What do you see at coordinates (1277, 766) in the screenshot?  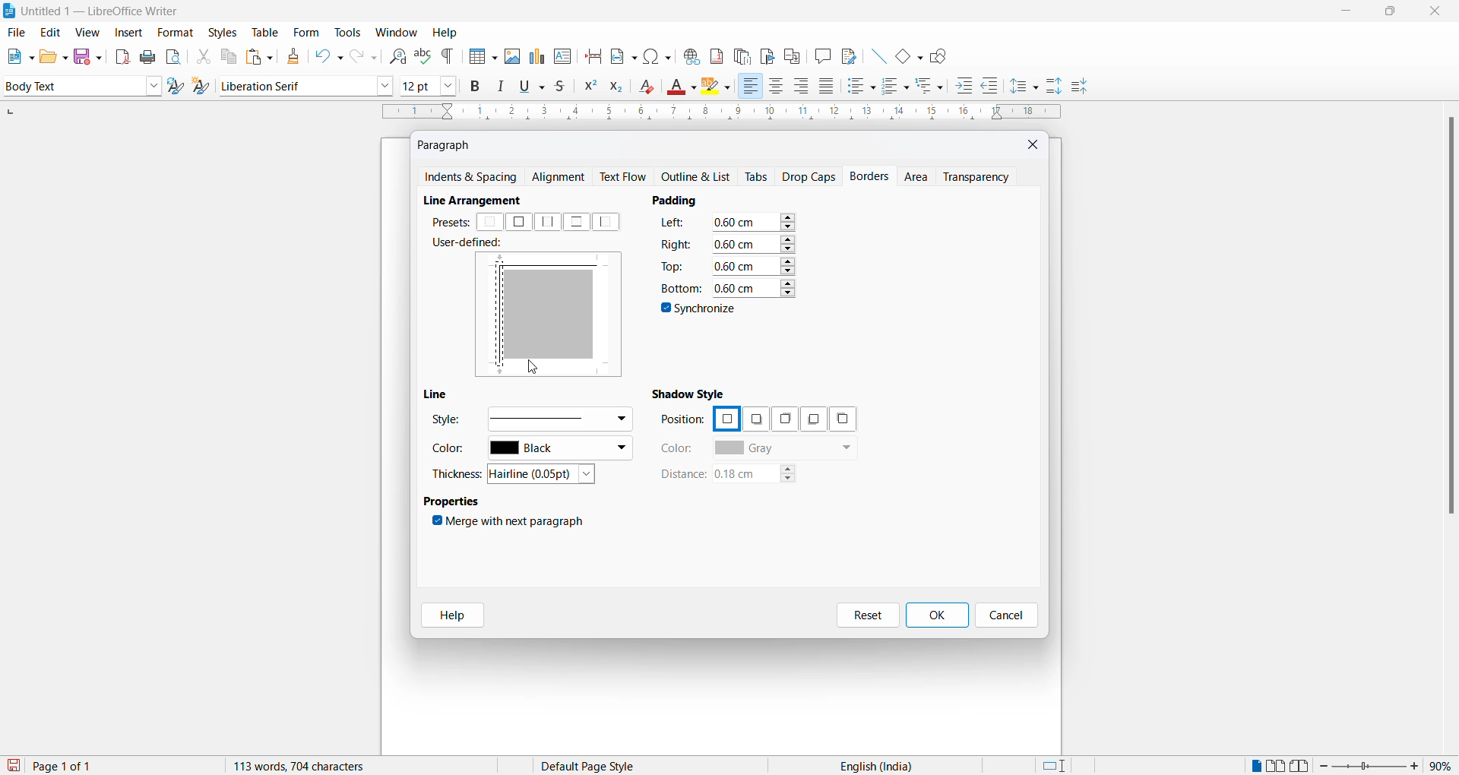 I see `multi page view` at bounding box center [1277, 766].